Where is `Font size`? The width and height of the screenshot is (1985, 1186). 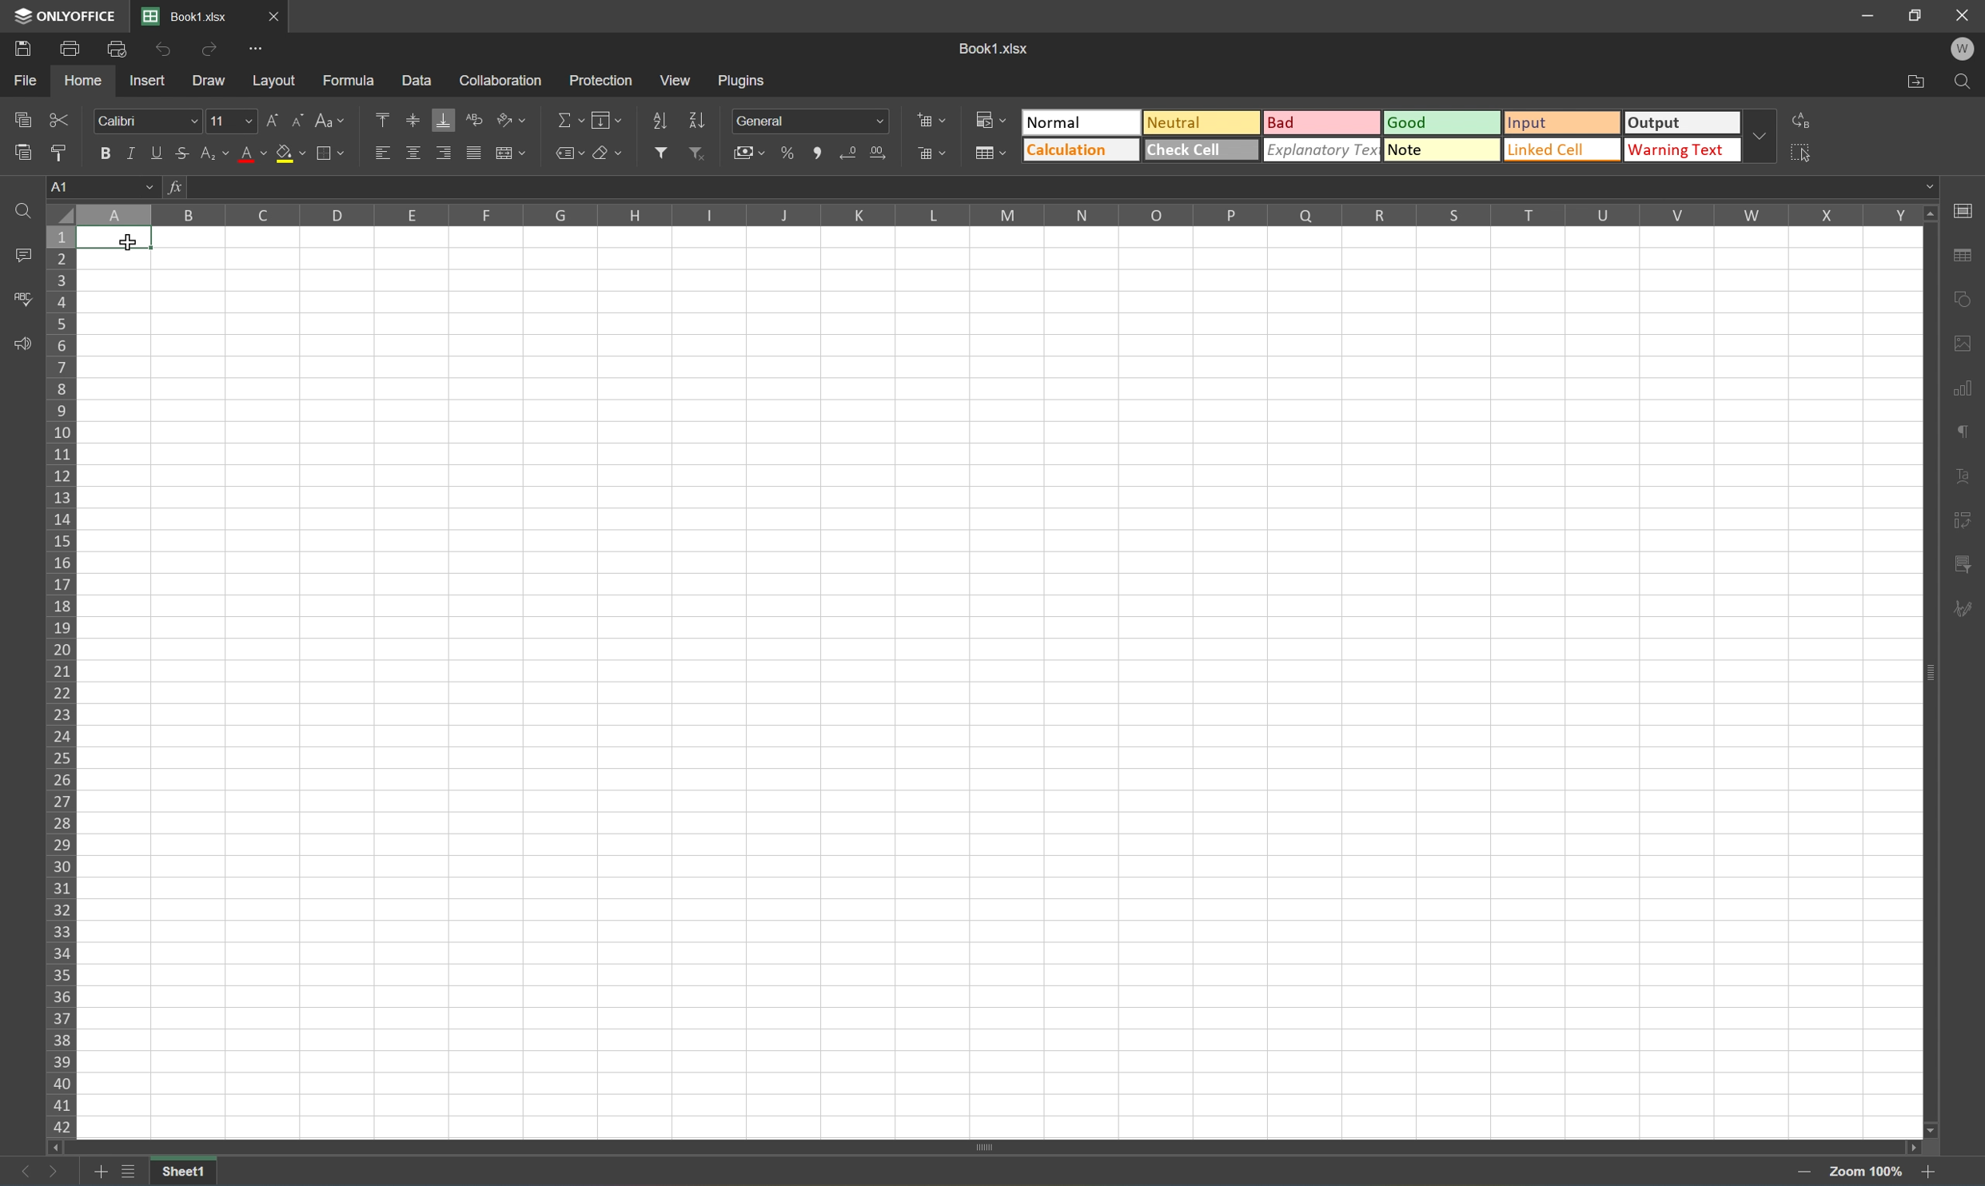
Font size is located at coordinates (229, 123).